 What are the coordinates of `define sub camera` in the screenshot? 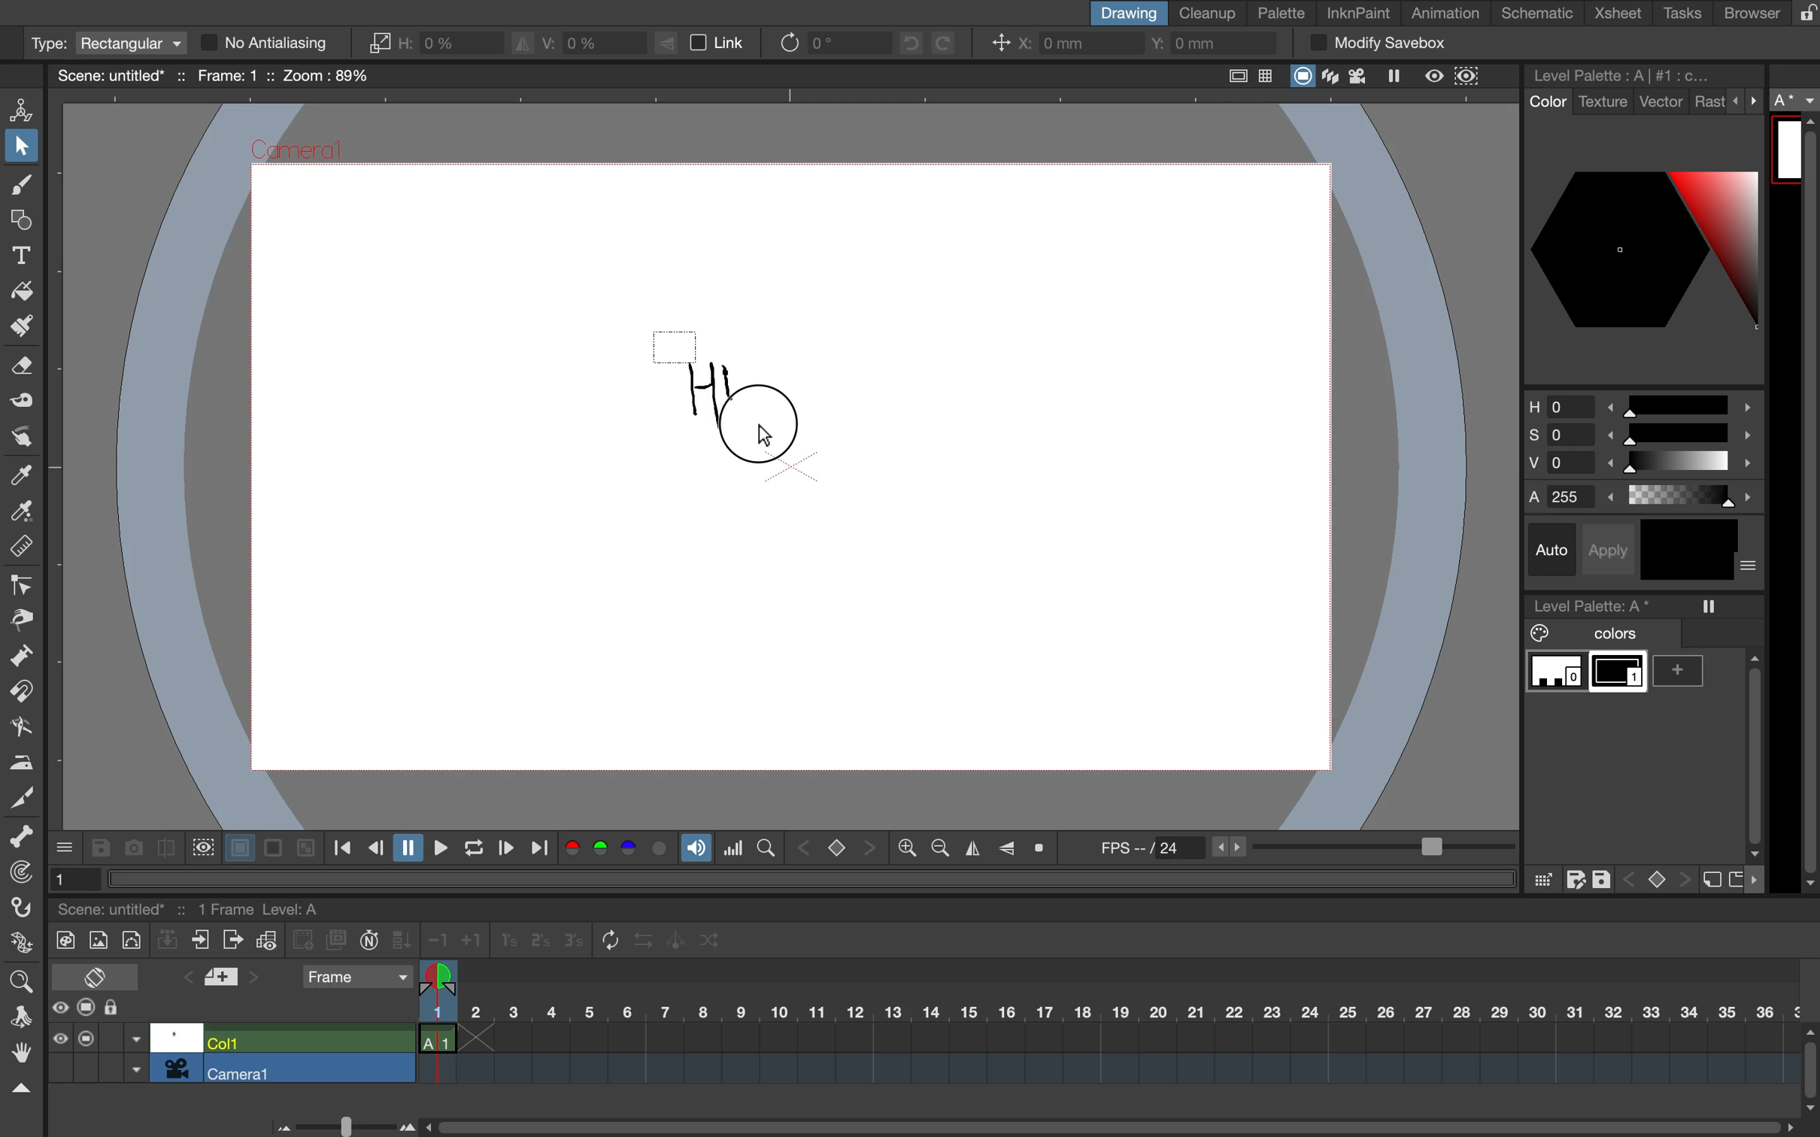 It's located at (201, 846).